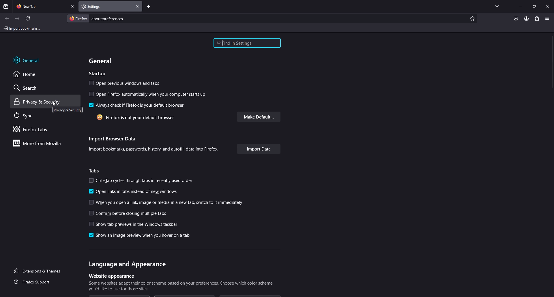 Image resolution: width=554 pixels, height=297 pixels. What do you see at coordinates (551, 62) in the screenshot?
I see `vertical scrollbar` at bounding box center [551, 62].